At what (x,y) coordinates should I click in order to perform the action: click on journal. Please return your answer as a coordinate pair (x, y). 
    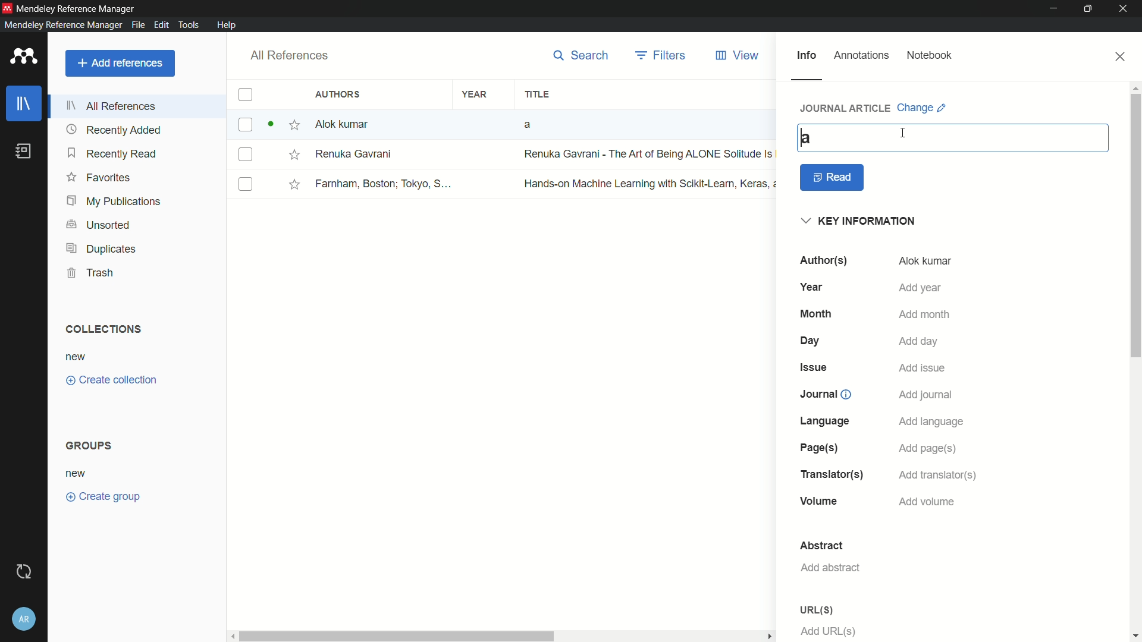
    Looking at the image, I should click on (824, 394).